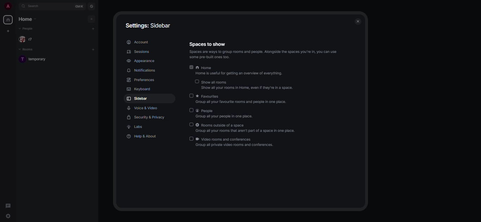 This screenshot has width=481, height=222. Describe the element at coordinates (8, 216) in the screenshot. I see `quick settings` at that location.